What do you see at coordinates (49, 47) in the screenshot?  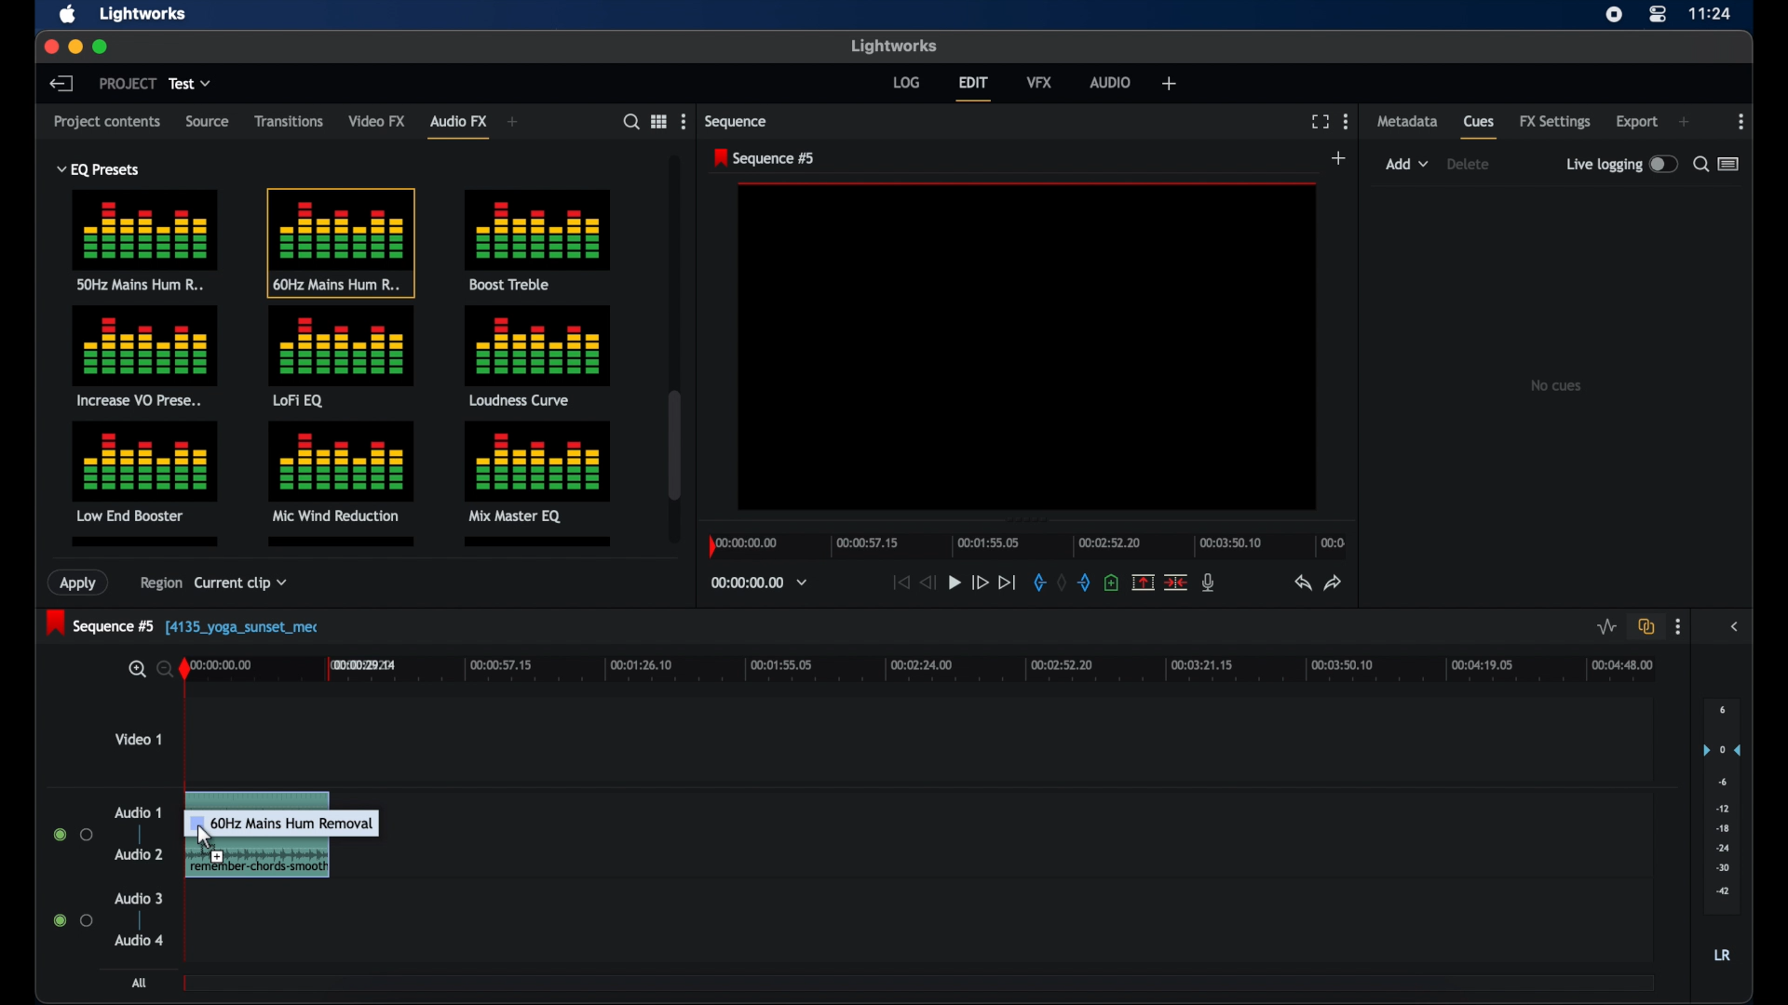 I see `close` at bounding box center [49, 47].